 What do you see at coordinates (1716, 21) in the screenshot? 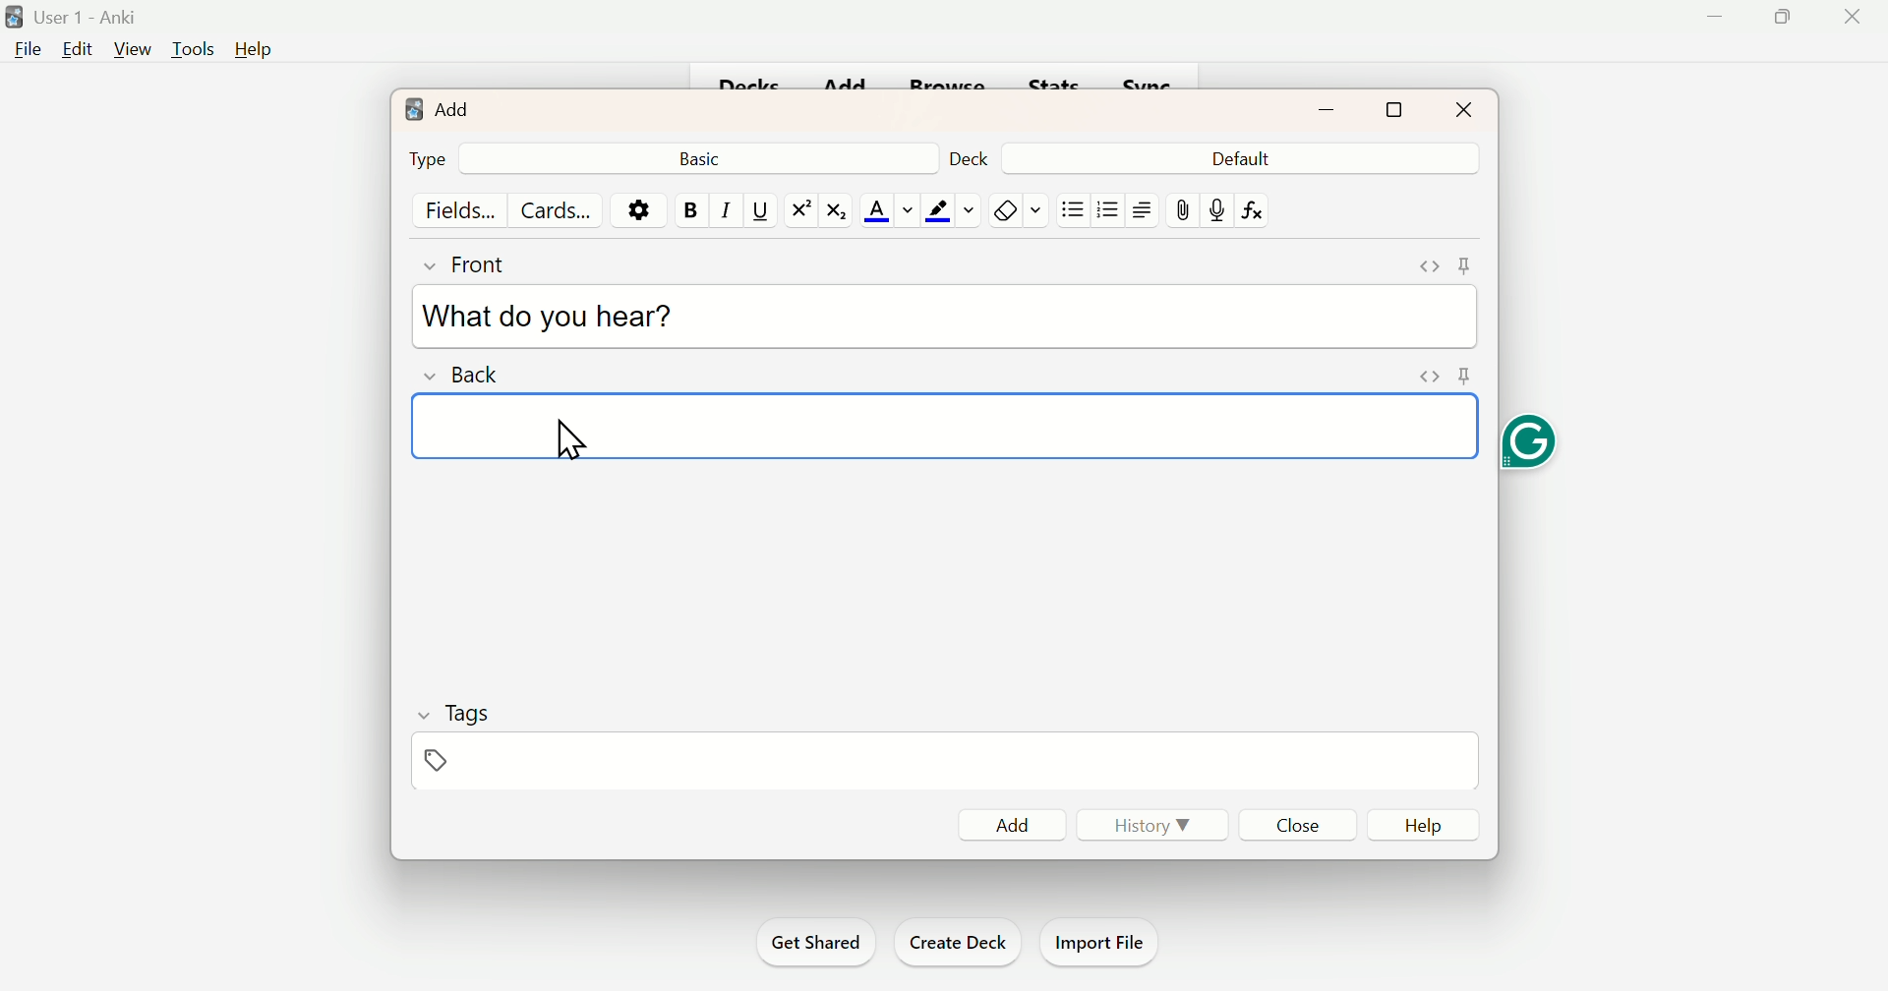
I see `Minimize` at bounding box center [1716, 21].